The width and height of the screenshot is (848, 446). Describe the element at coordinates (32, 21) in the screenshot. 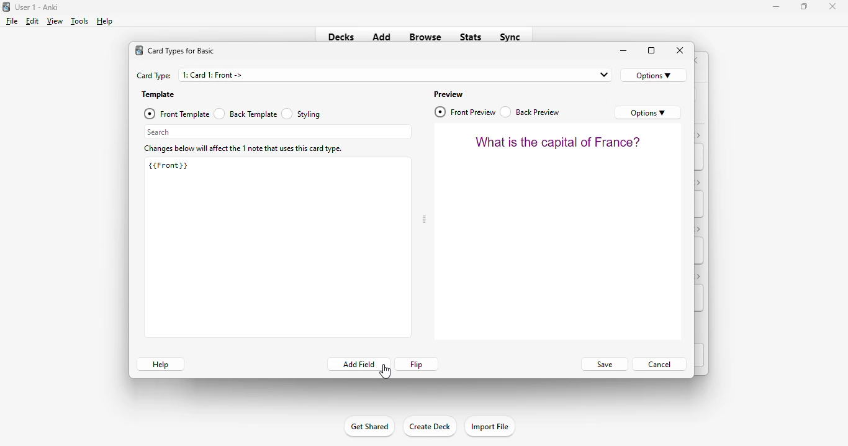

I see `edit` at that location.